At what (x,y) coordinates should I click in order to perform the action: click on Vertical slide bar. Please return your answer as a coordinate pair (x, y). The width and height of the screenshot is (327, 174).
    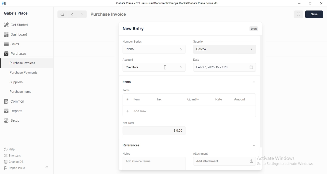
    Looking at the image, I should click on (261, 93).